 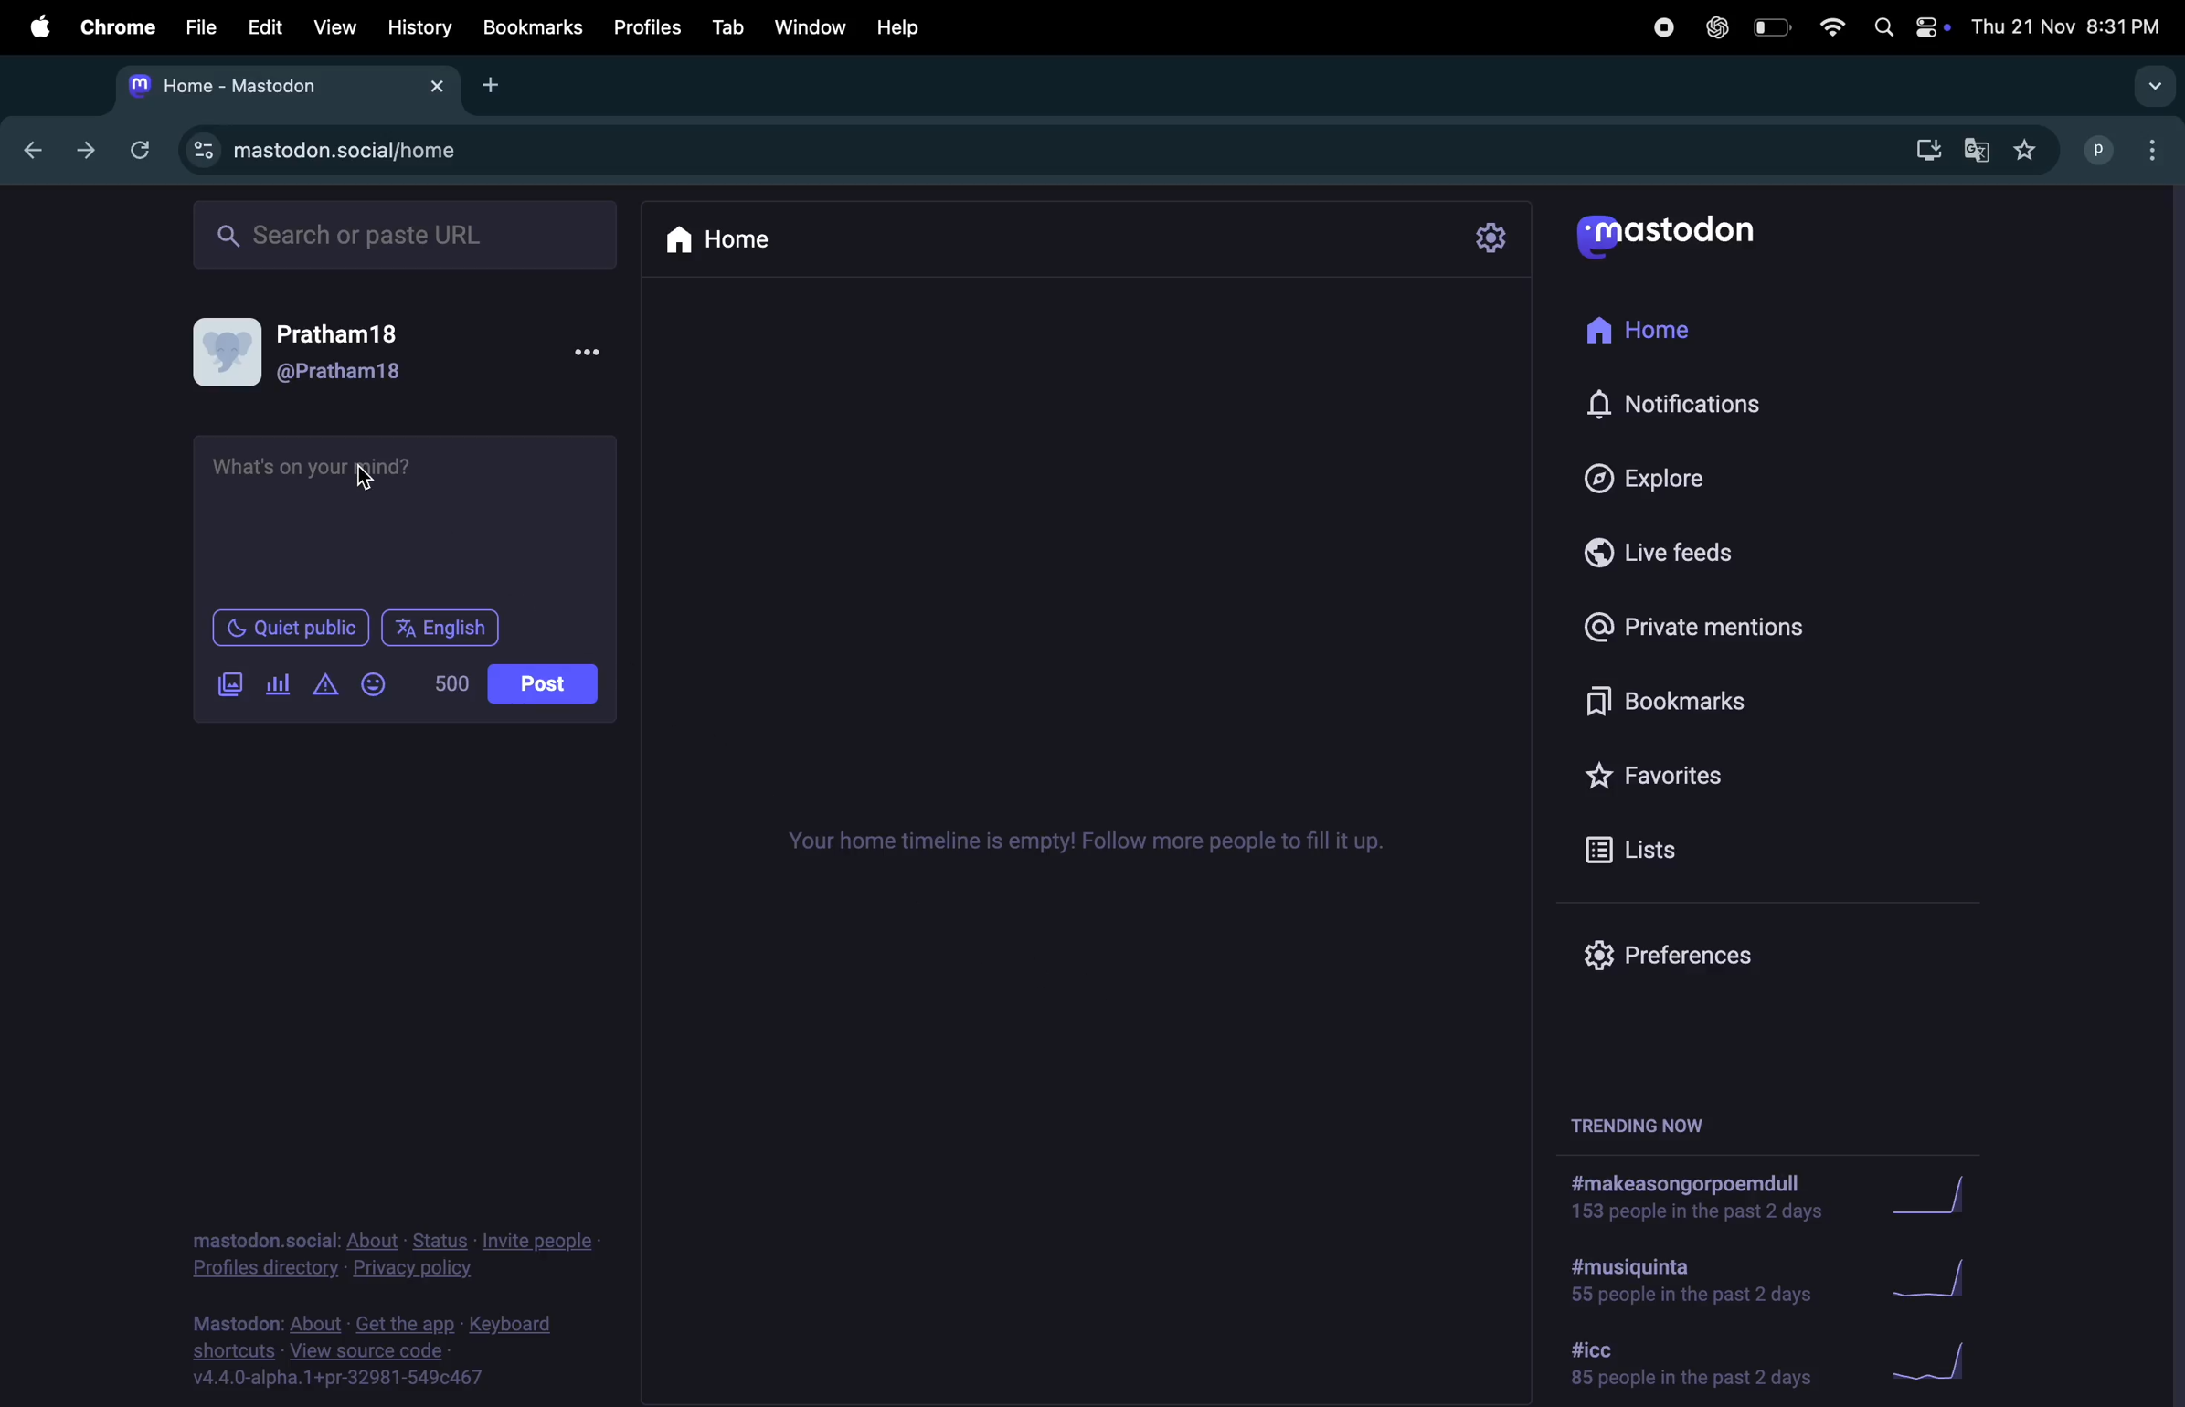 What do you see at coordinates (1927, 1366) in the screenshot?
I see `graph` at bounding box center [1927, 1366].